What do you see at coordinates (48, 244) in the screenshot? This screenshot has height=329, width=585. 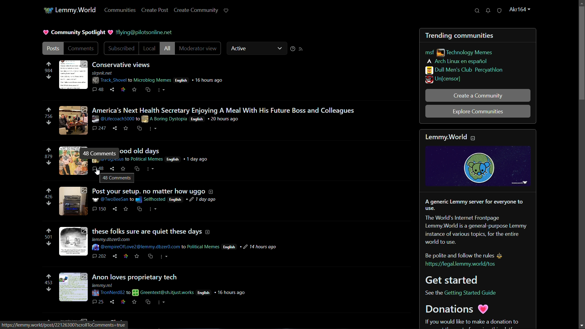 I see `downvote` at bounding box center [48, 244].